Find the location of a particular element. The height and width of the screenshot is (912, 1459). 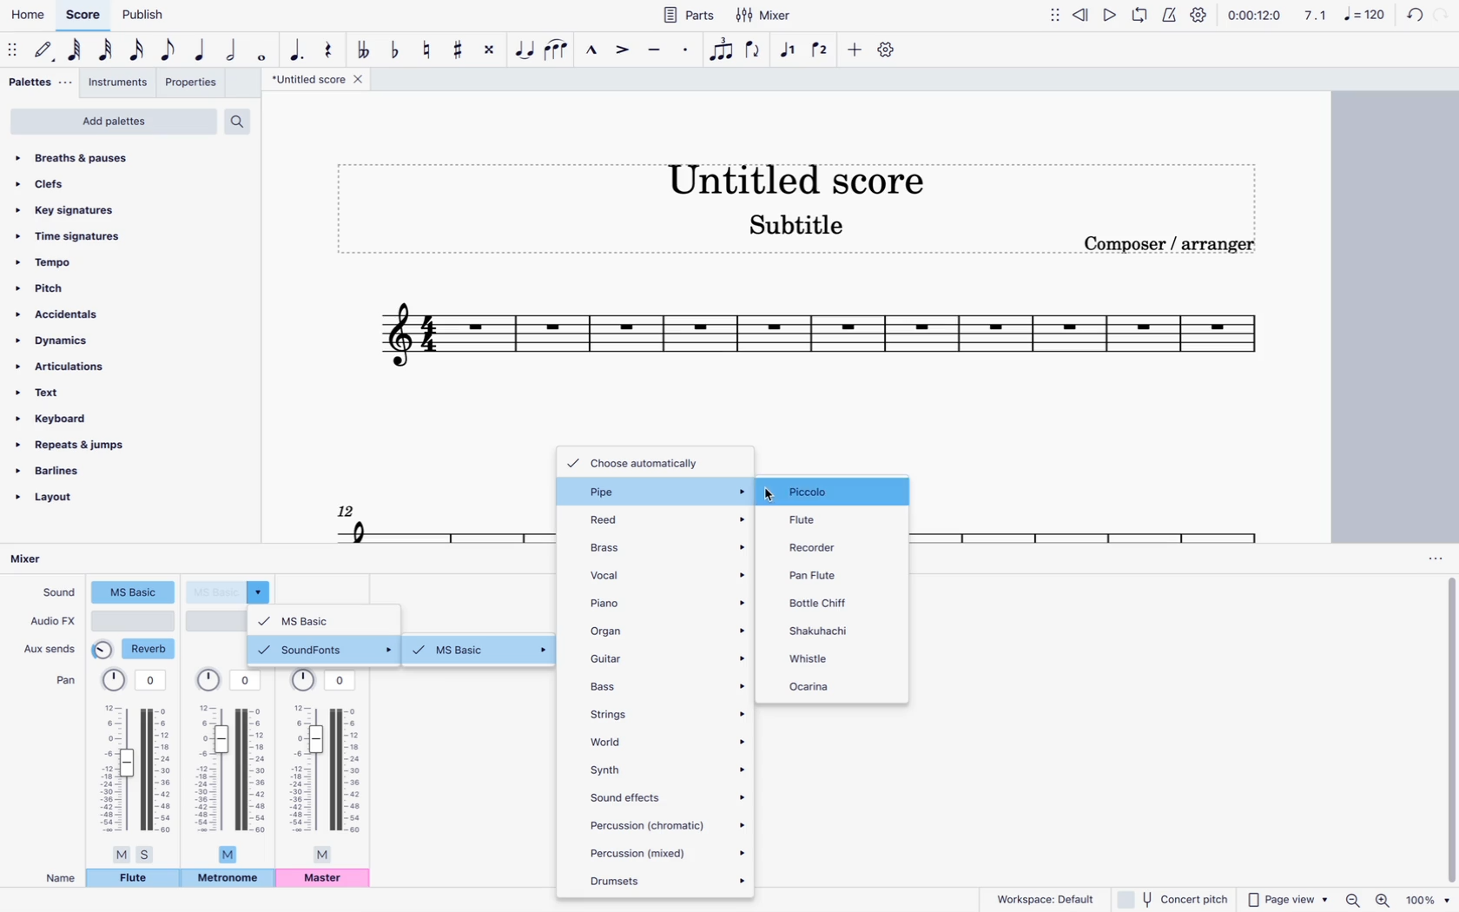

selected option is located at coordinates (831, 492).